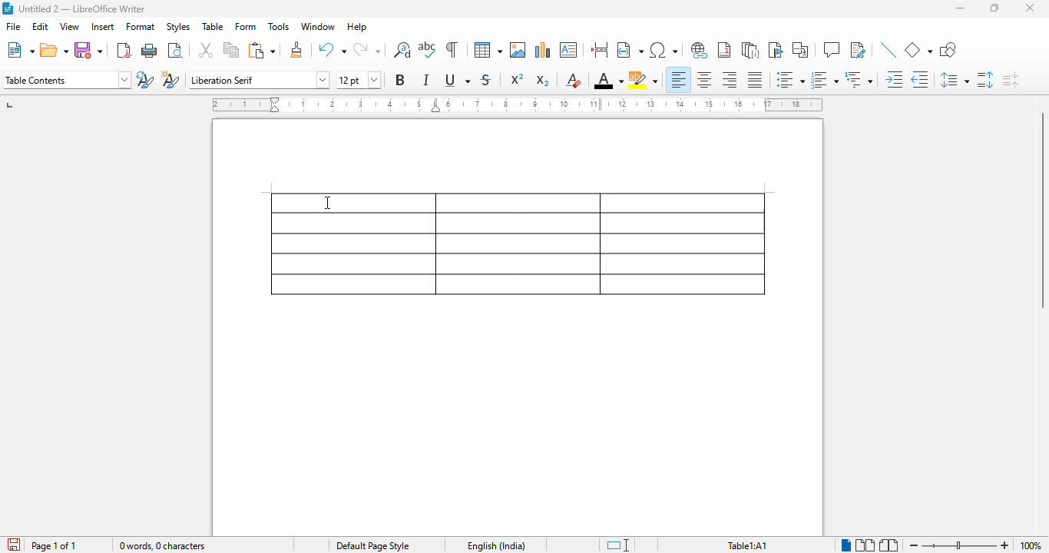  I want to click on logo, so click(8, 8).